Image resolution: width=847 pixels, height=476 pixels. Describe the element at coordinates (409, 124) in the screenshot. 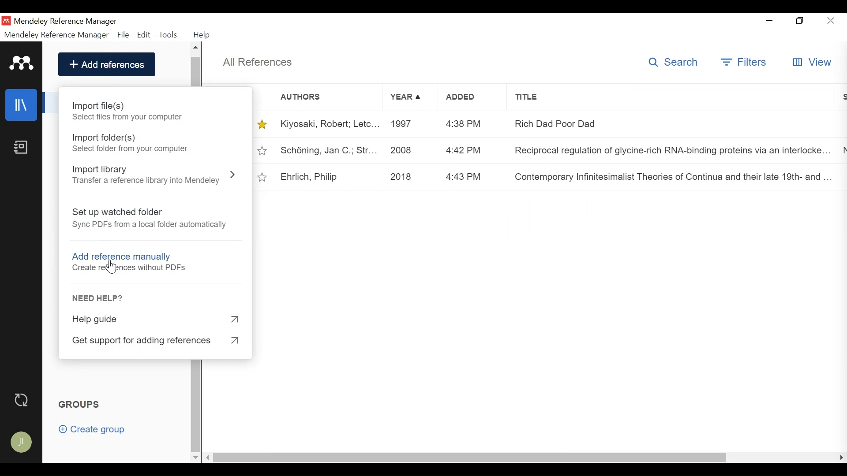

I see `1997` at that location.